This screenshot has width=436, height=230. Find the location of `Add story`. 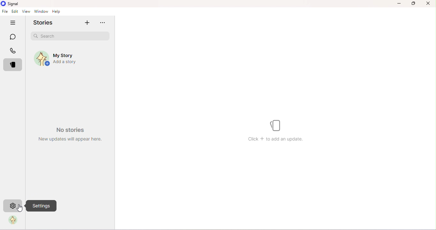

Add story is located at coordinates (88, 23).